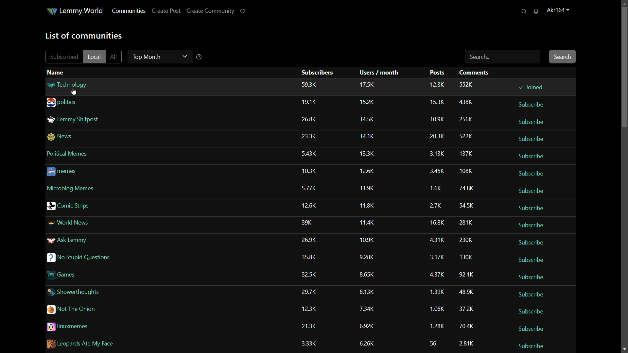  Describe the element at coordinates (74, 103) in the screenshot. I see `communities name` at that location.